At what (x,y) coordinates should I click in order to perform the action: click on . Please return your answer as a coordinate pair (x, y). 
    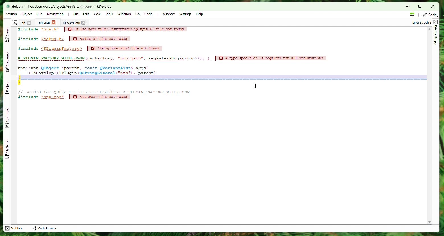
    Looking at the image, I should click on (416, 23).